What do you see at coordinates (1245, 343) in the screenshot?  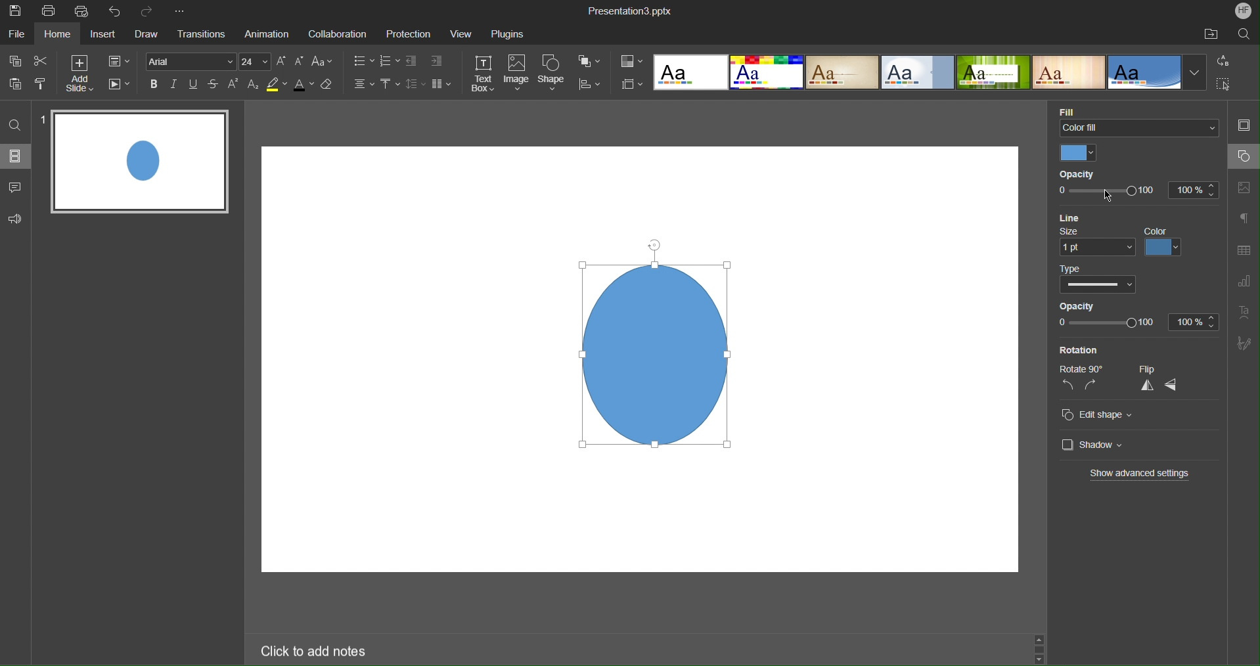 I see `Signature` at bounding box center [1245, 343].